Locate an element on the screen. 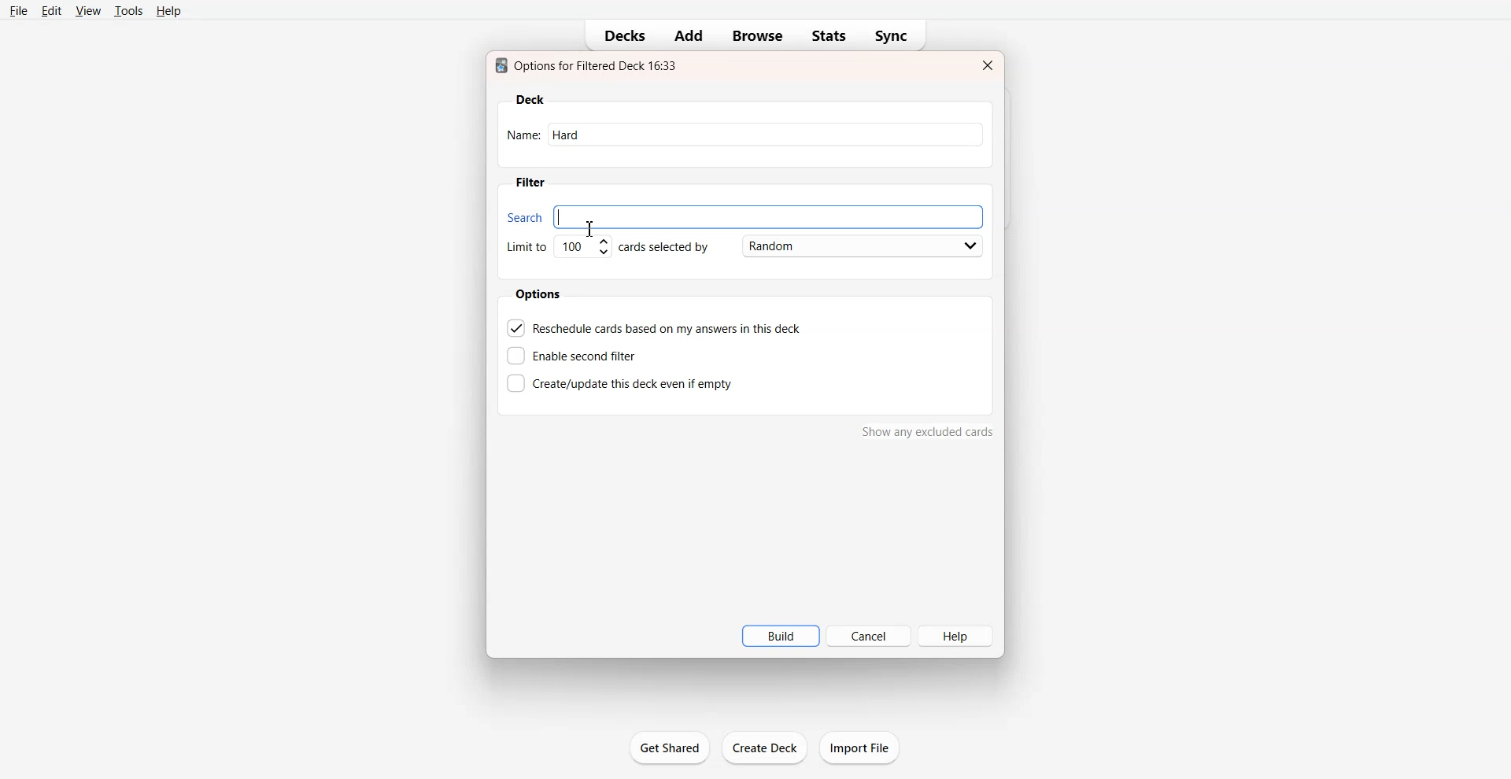  Text is located at coordinates (590, 67).